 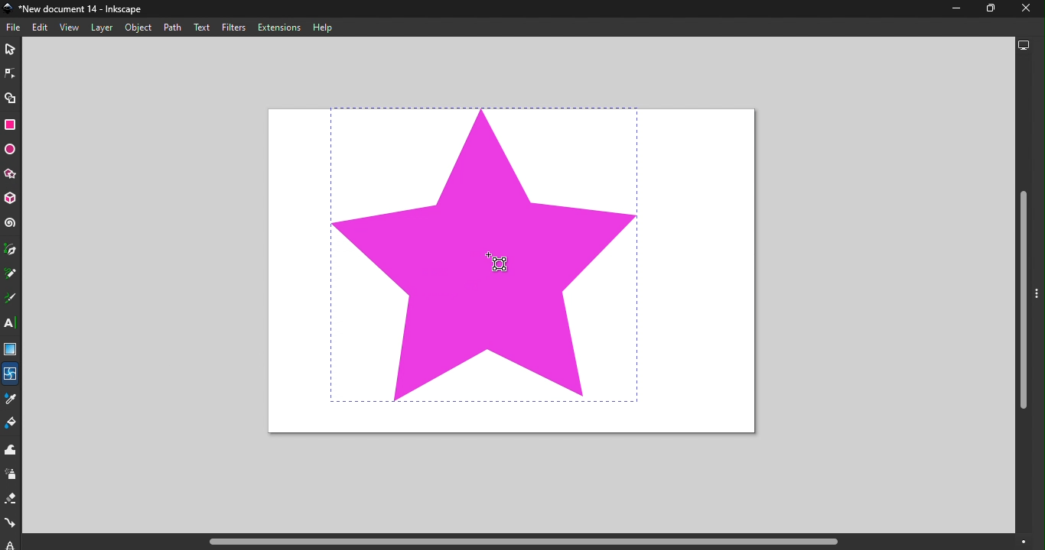 I want to click on 3D box tool, so click(x=11, y=200).